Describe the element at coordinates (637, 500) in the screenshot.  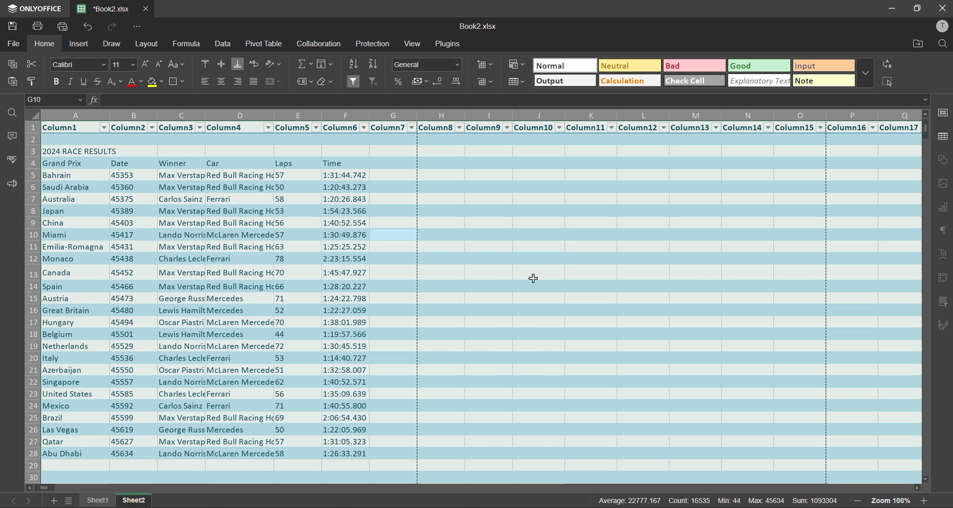
I see `average` at that location.